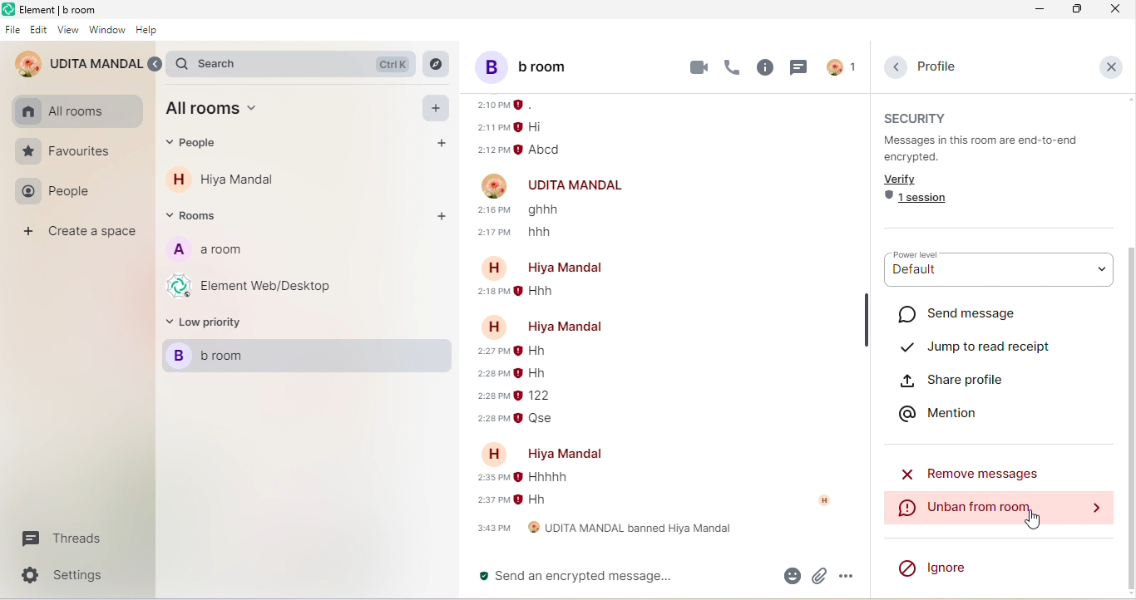 The height and width of the screenshot is (600, 1136). Describe the element at coordinates (733, 68) in the screenshot. I see `voice call` at that location.